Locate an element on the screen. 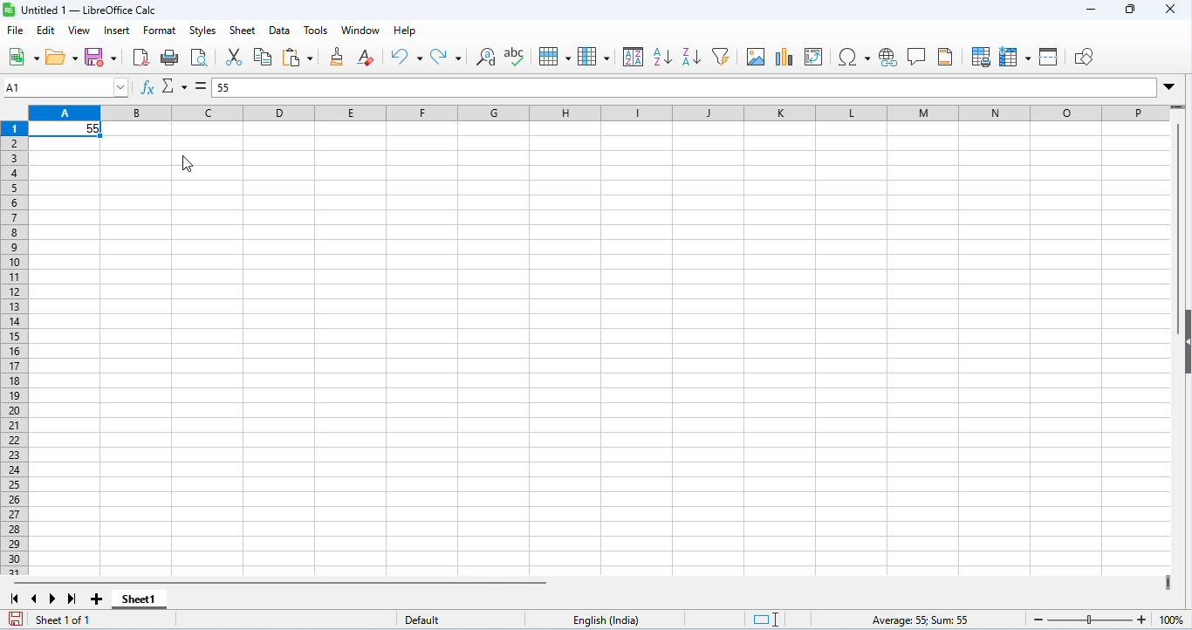 Image resolution: width=1192 pixels, height=630 pixels. insert image is located at coordinates (757, 58).